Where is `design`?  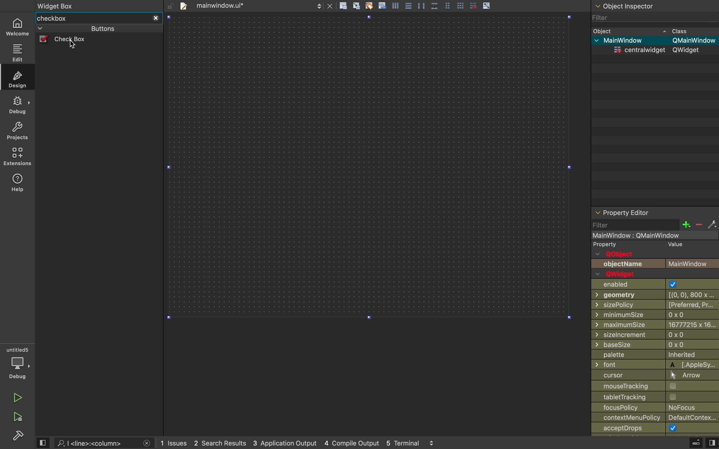 design is located at coordinates (18, 79).